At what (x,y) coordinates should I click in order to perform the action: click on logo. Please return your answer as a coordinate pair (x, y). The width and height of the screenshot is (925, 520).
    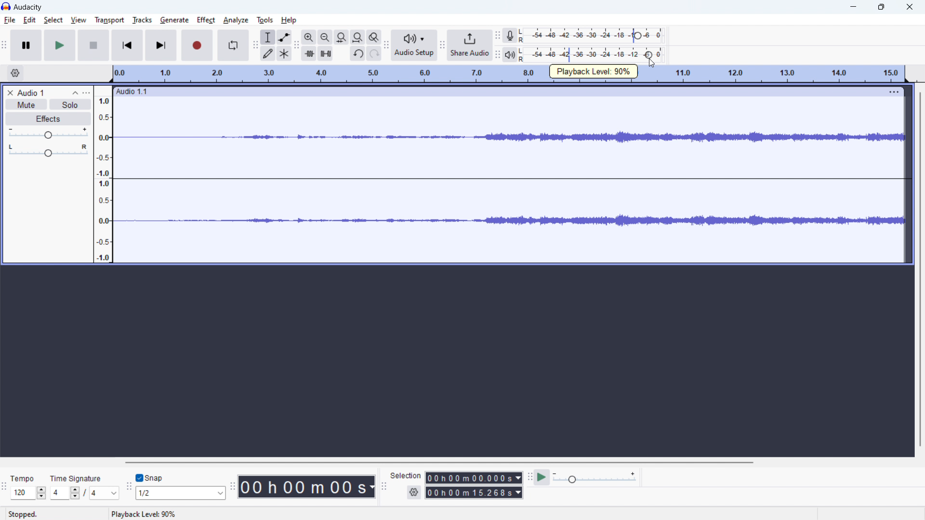
    Looking at the image, I should click on (6, 6).